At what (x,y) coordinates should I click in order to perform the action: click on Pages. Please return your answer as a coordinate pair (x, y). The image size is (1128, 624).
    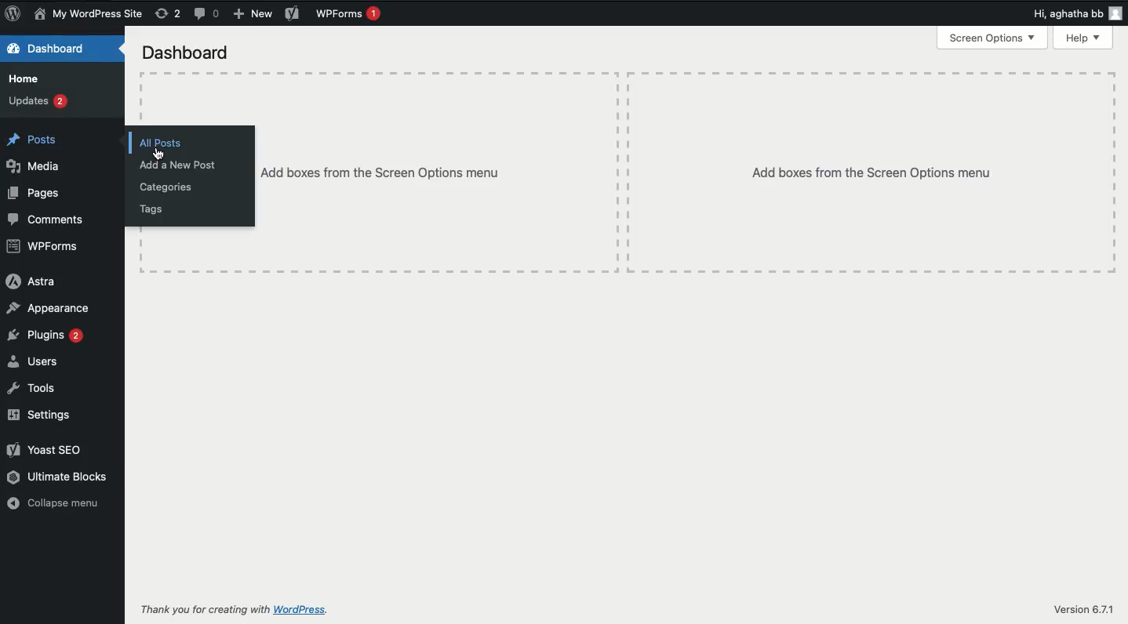
    Looking at the image, I should click on (35, 193).